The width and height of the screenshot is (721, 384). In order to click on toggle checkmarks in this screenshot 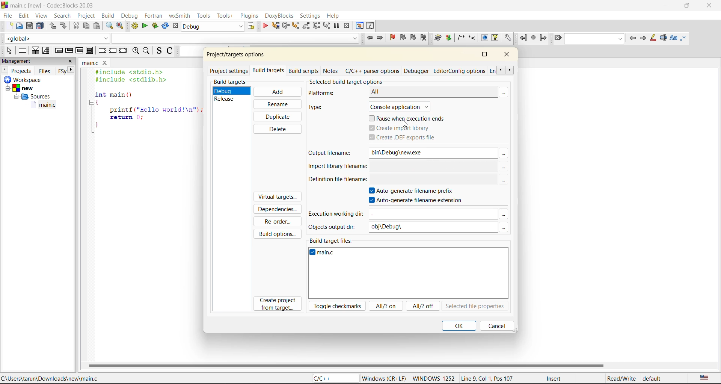, I will do `click(338, 306)`.